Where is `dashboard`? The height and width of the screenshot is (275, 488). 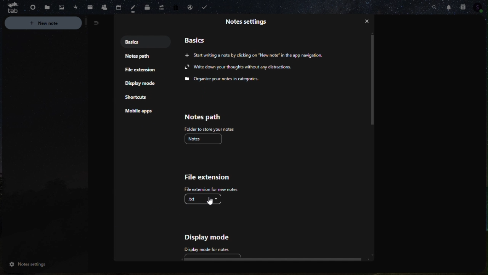 dashboard is located at coordinates (30, 6).